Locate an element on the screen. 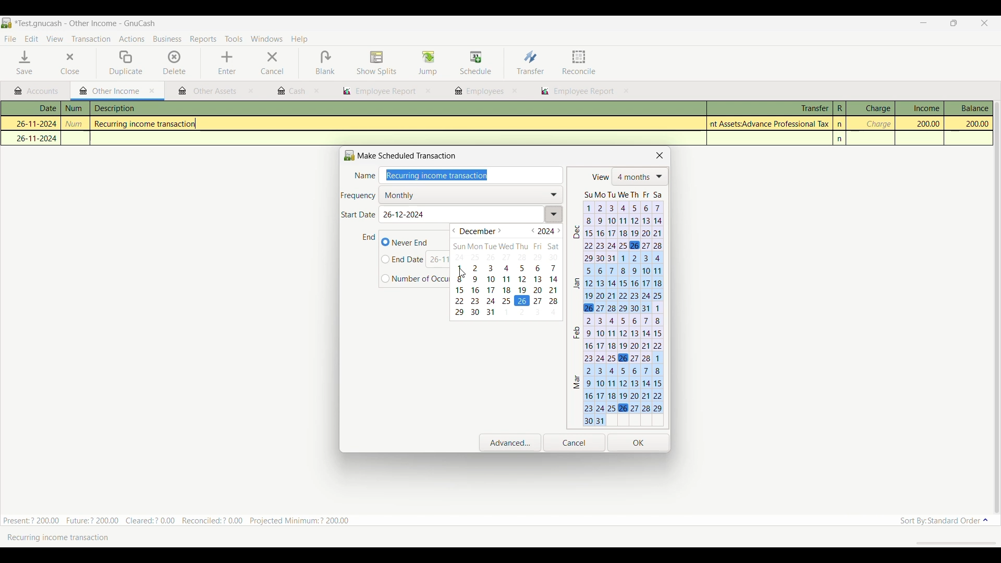 This screenshot has height=563, width=1001. Make Scheduled Transaction is located at coordinates (403, 155).